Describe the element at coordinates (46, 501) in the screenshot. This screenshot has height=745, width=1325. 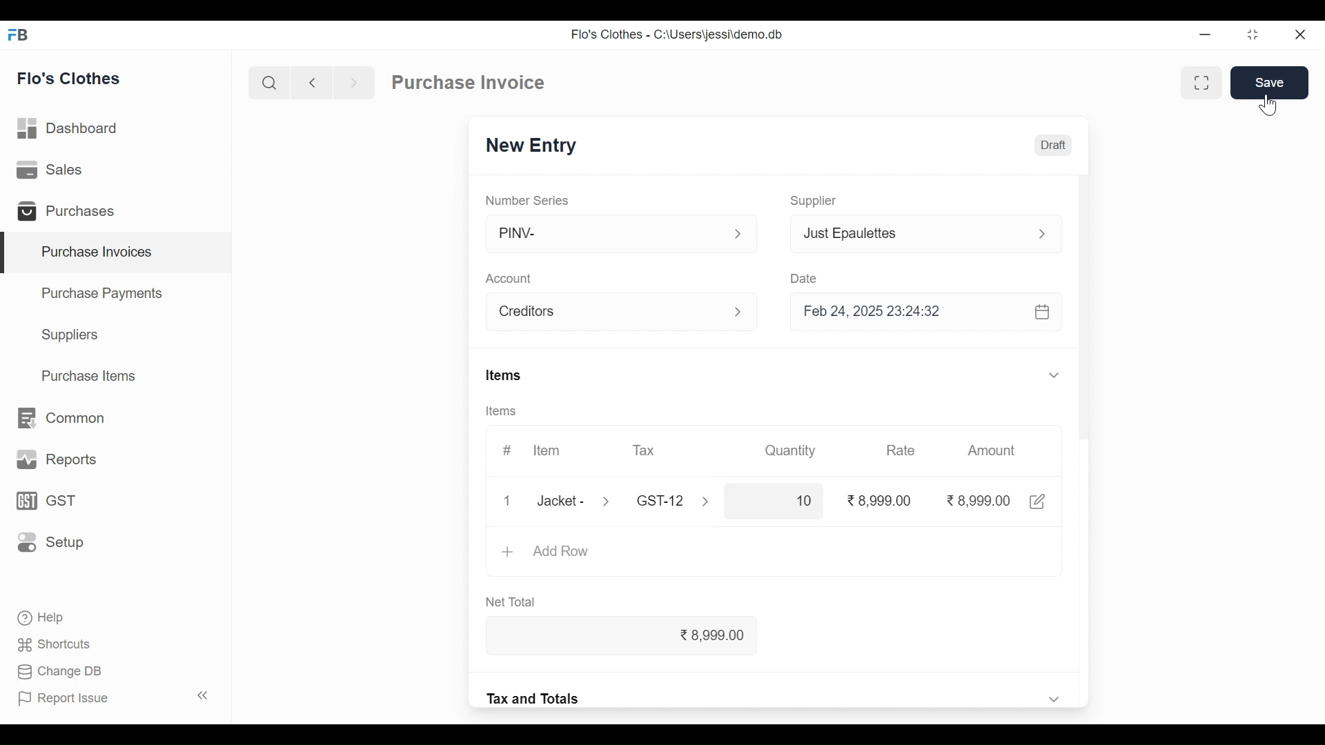
I see `GST` at that location.